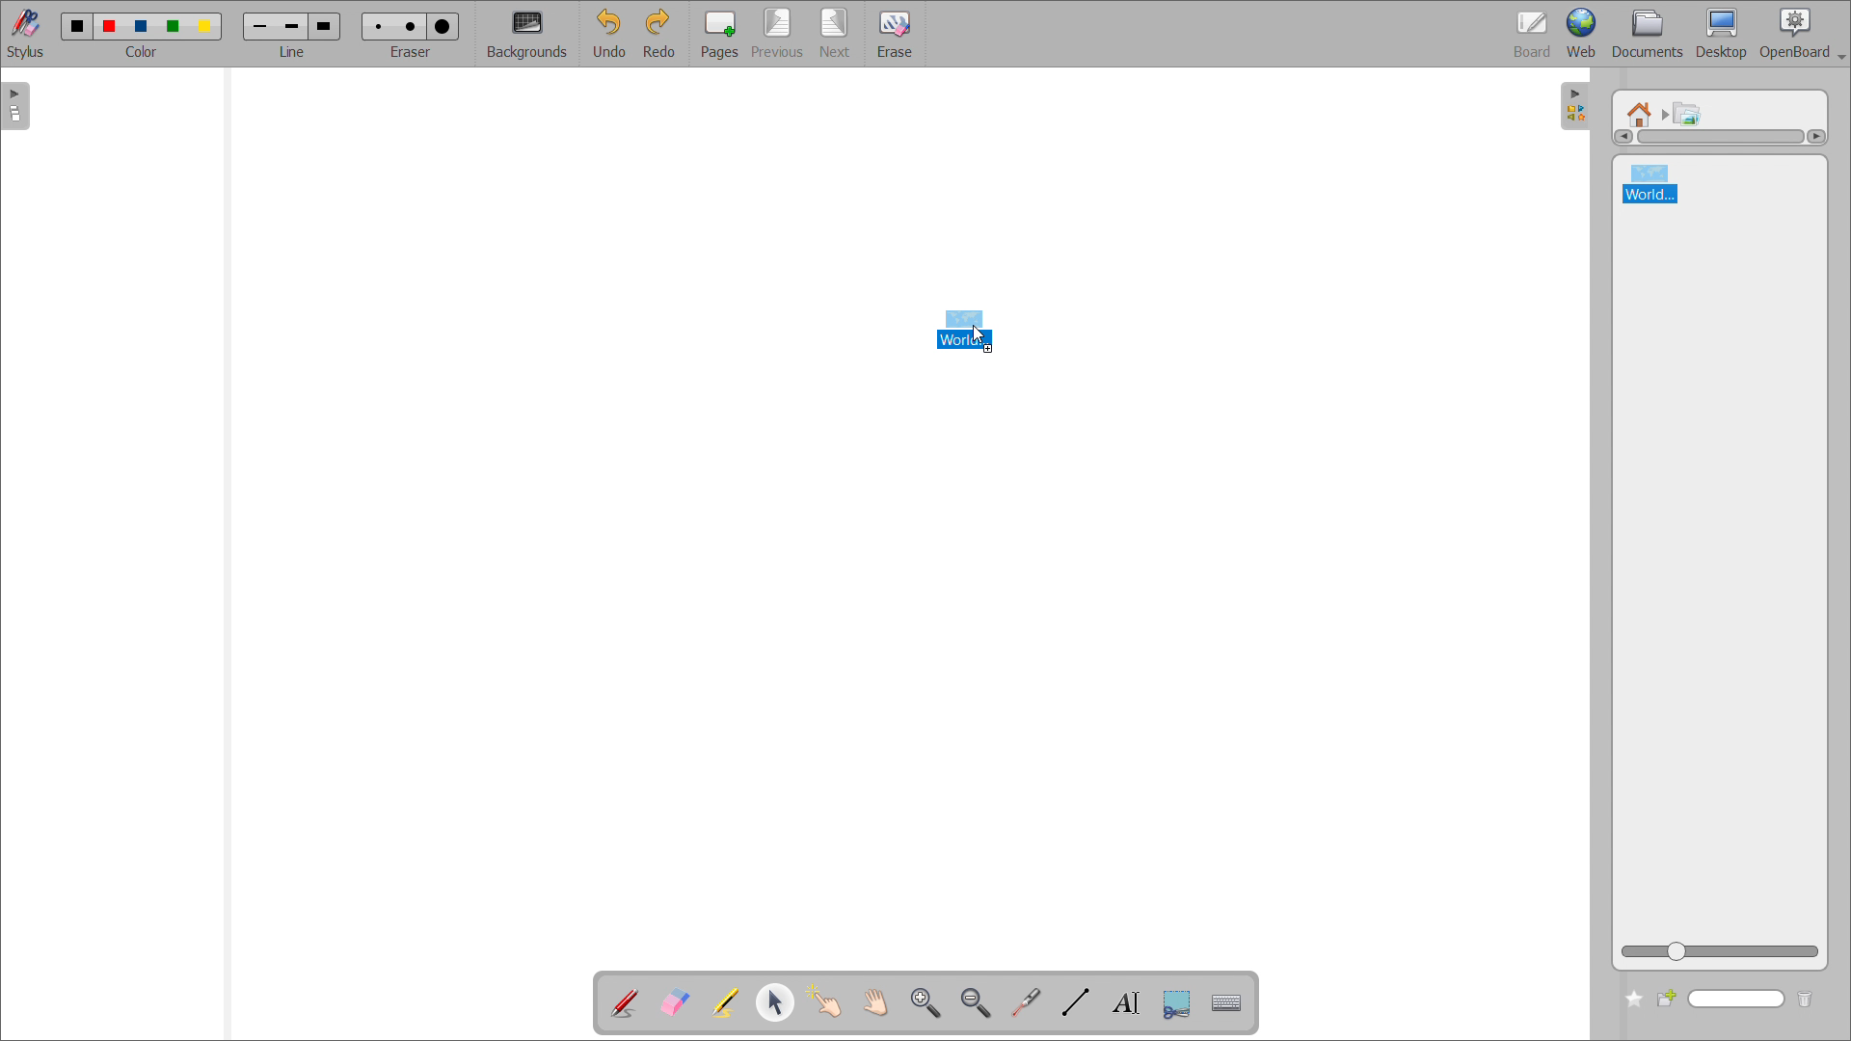 The width and height of the screenshot is (1851, 1041). I want to click on desktop, so click(1722, 34).